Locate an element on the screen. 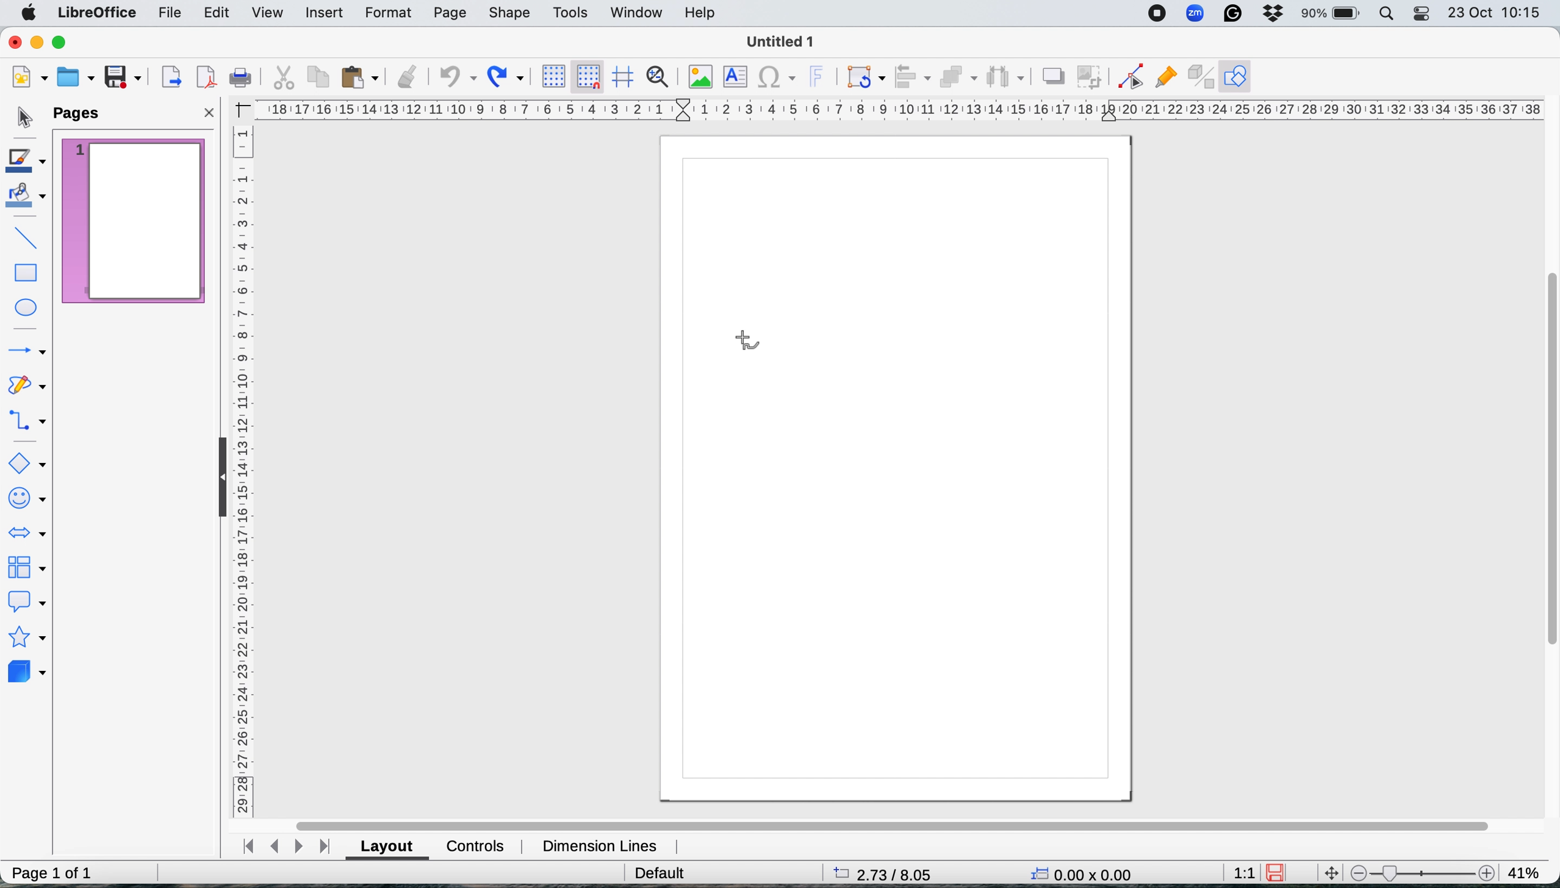 This screenshot has height=888, width=1560. flowchart is located at coordinates (29, 570).